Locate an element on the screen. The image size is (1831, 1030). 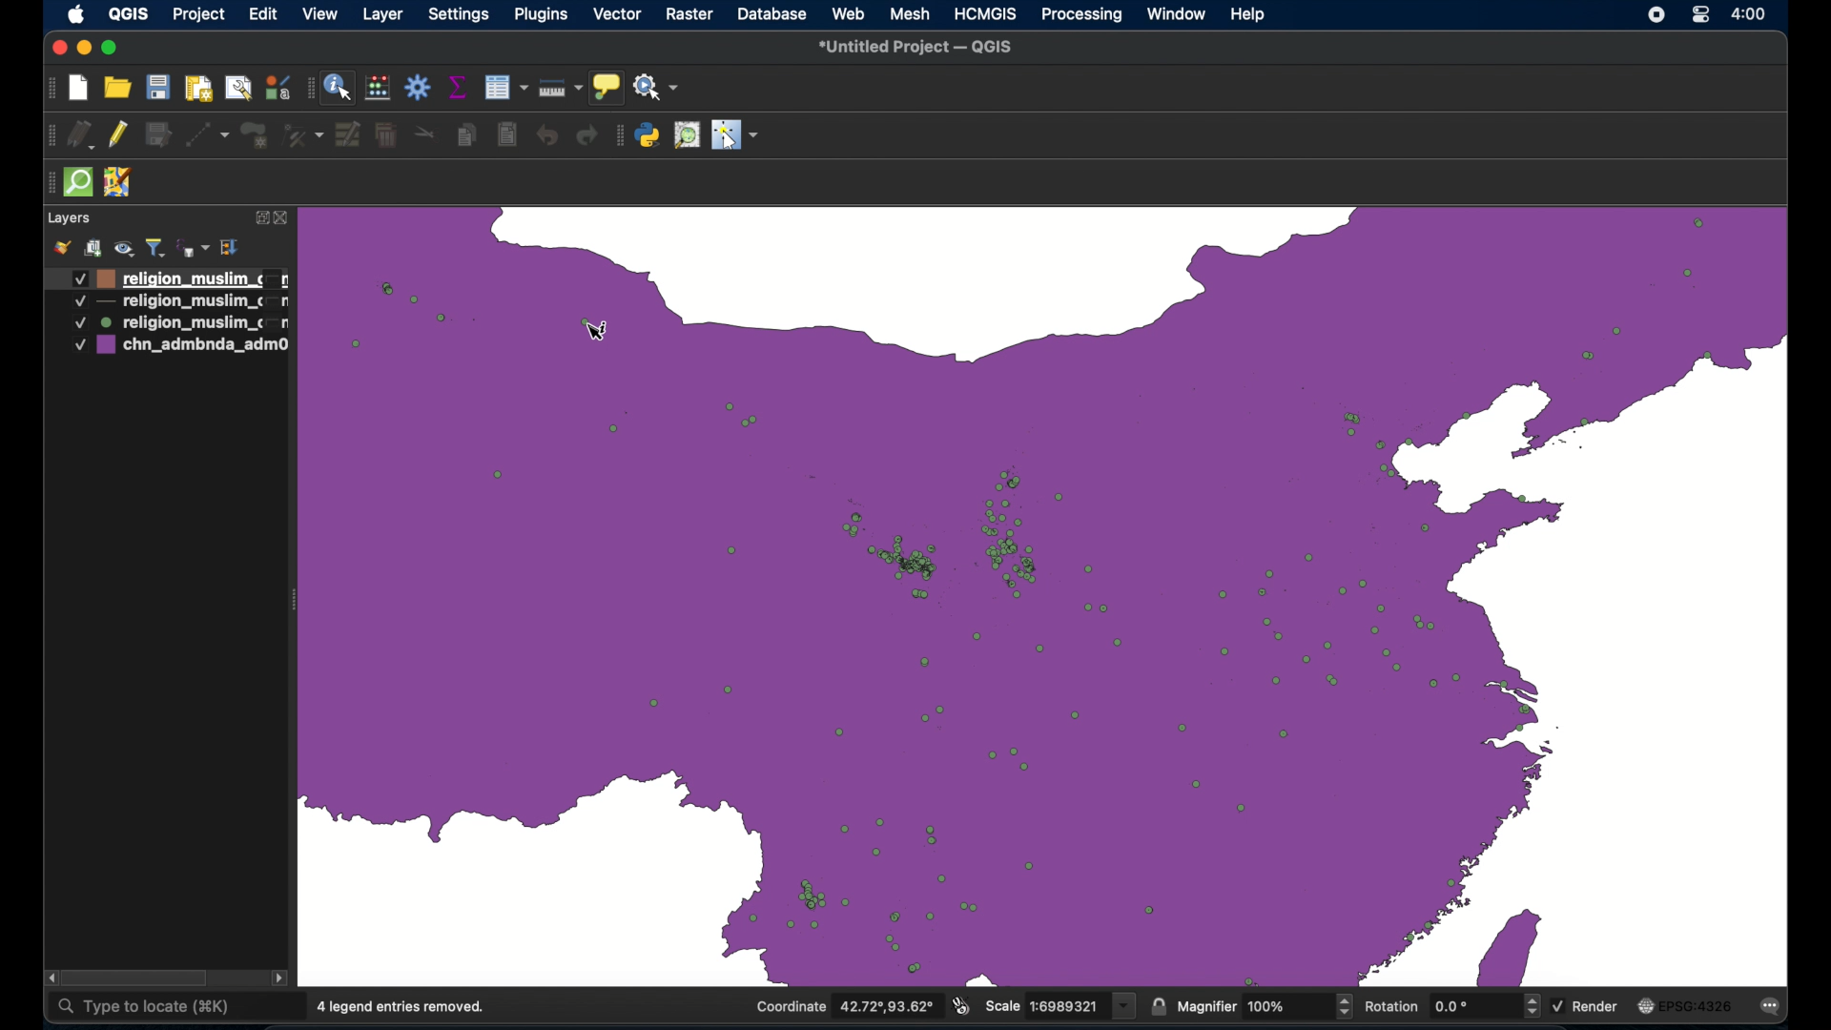
print layout is located at coordinates (195, 87).